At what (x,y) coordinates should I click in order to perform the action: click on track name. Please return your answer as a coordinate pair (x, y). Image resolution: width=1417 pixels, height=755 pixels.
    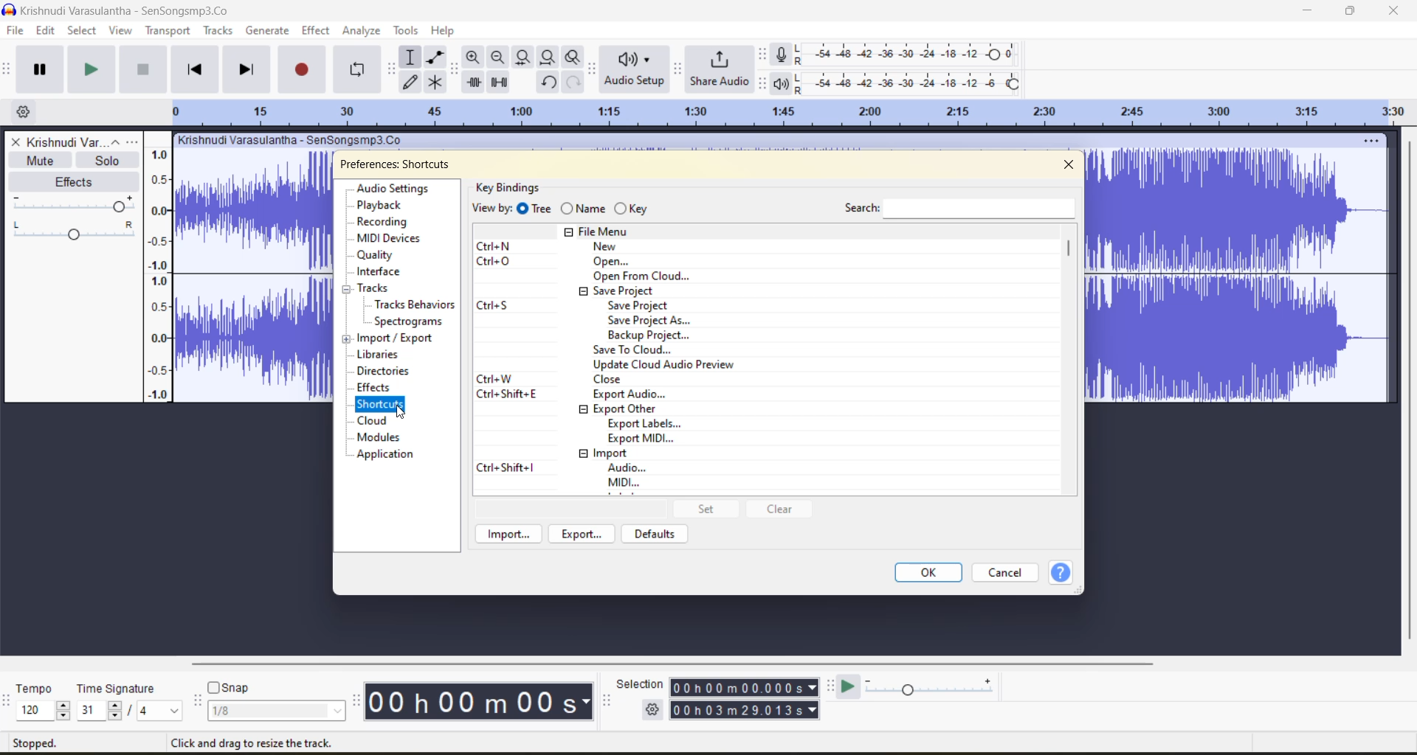
    Looking at the image, I should click on (292, 142).